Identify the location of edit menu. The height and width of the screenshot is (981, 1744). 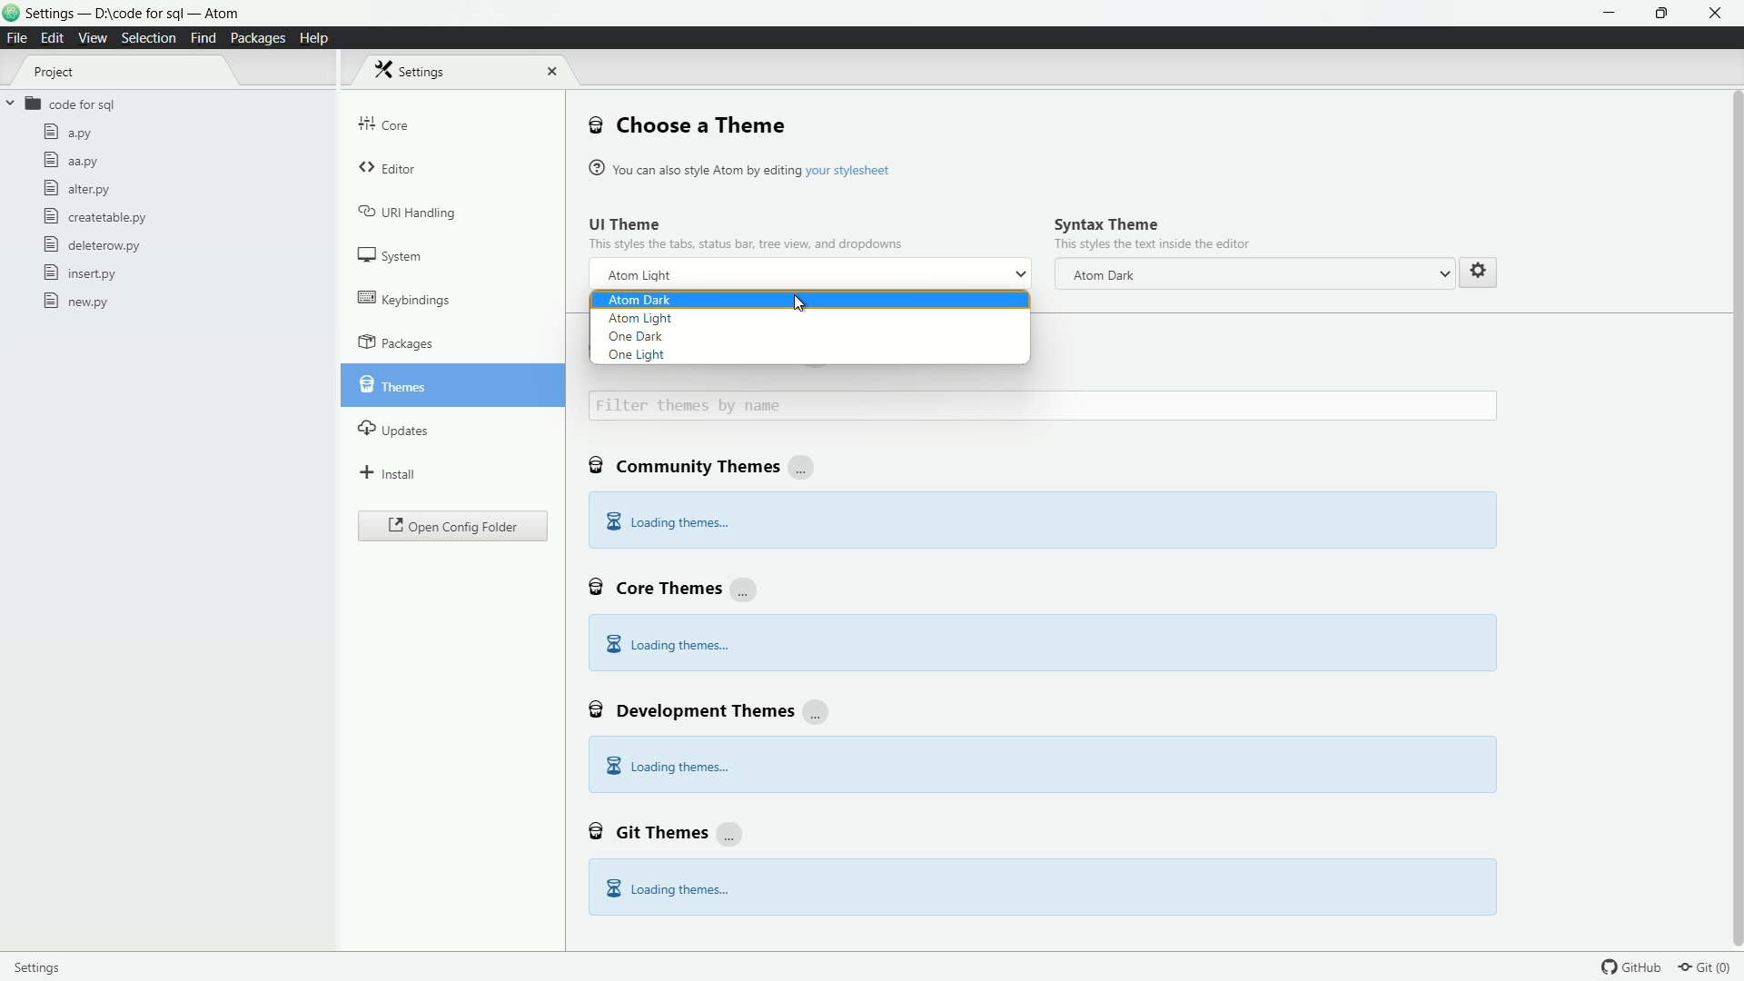
(53, 38).